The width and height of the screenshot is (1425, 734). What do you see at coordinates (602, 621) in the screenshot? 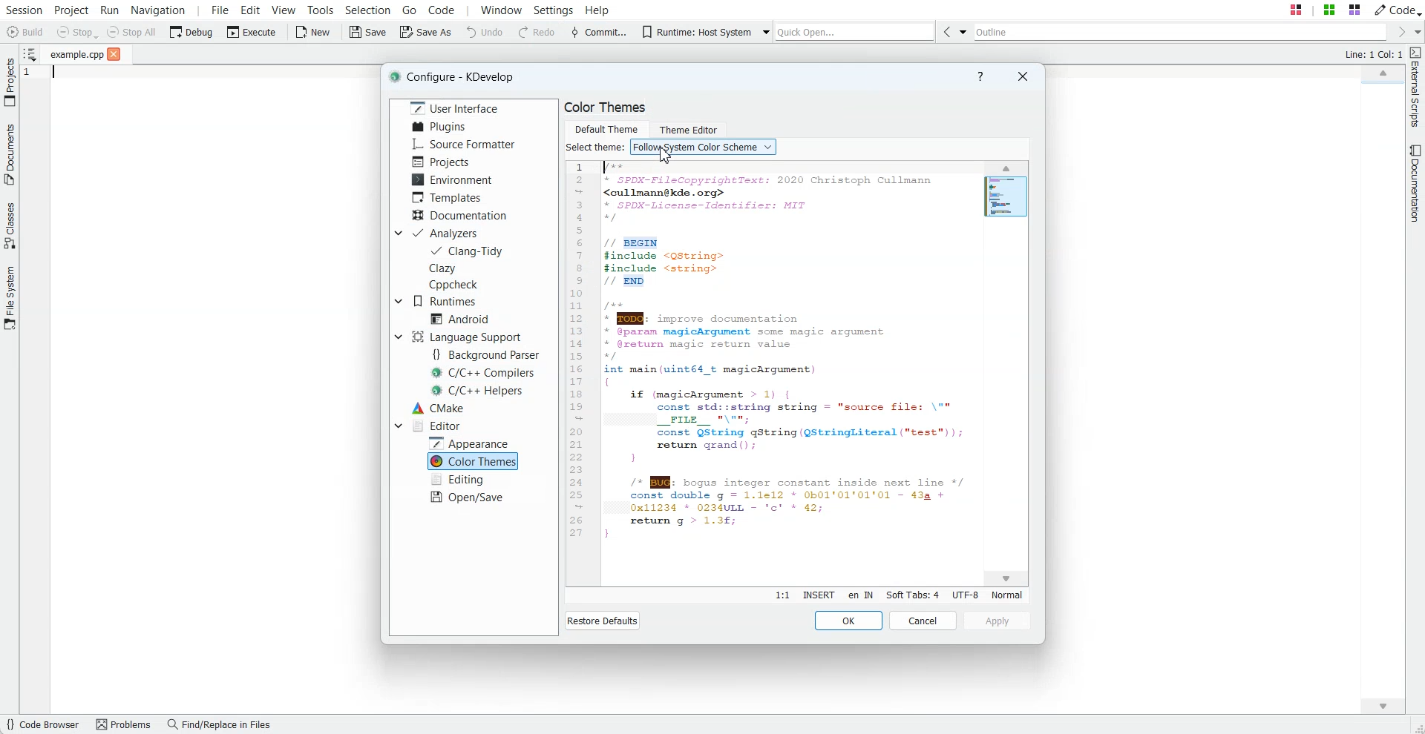
I see `Restore Default` at bounding box center [602, 621].